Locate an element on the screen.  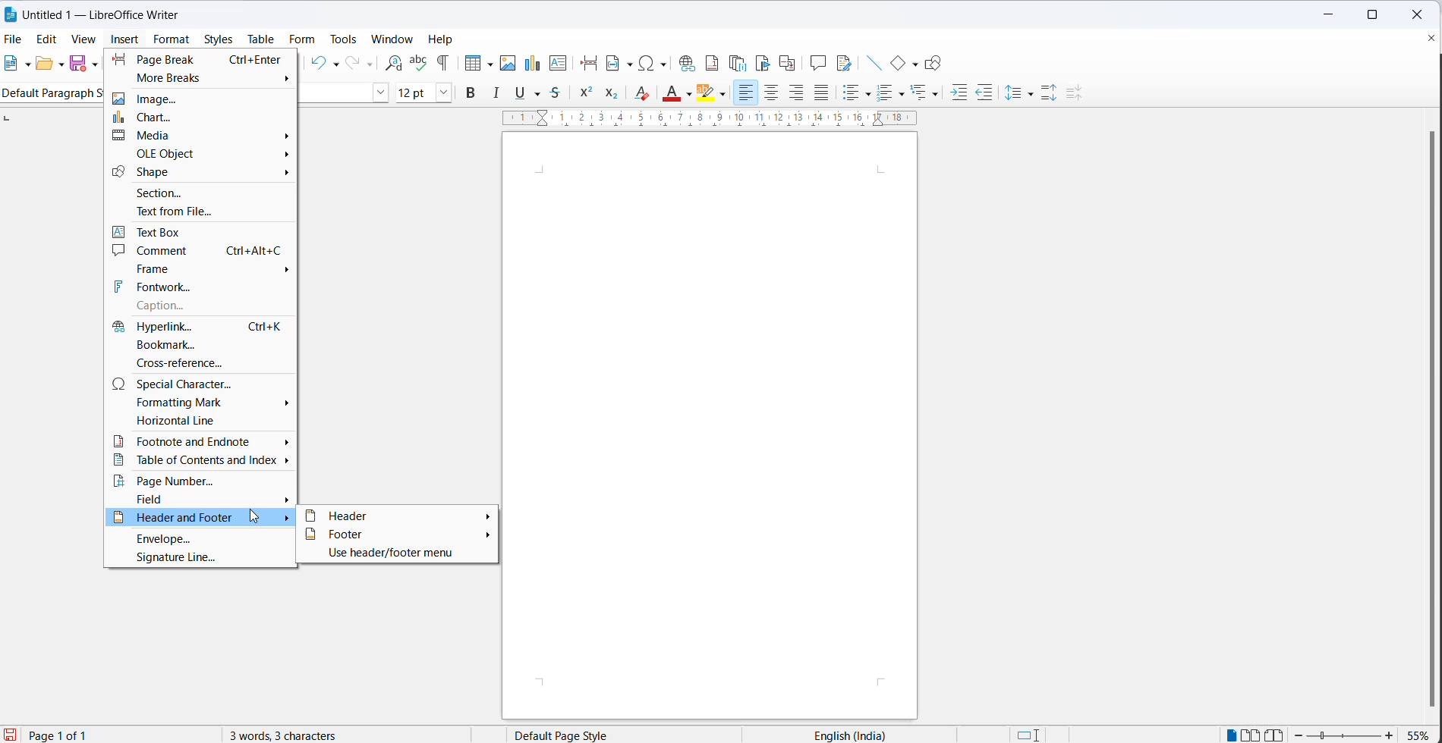
double page view is located at coordinates (1252, 734).